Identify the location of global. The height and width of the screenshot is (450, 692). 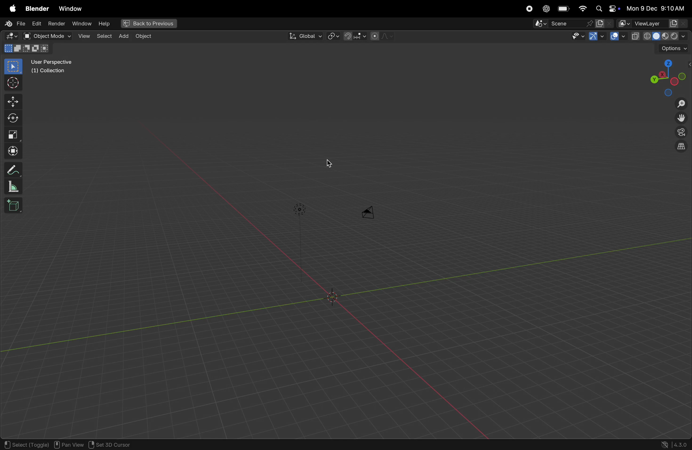
(304, 36).